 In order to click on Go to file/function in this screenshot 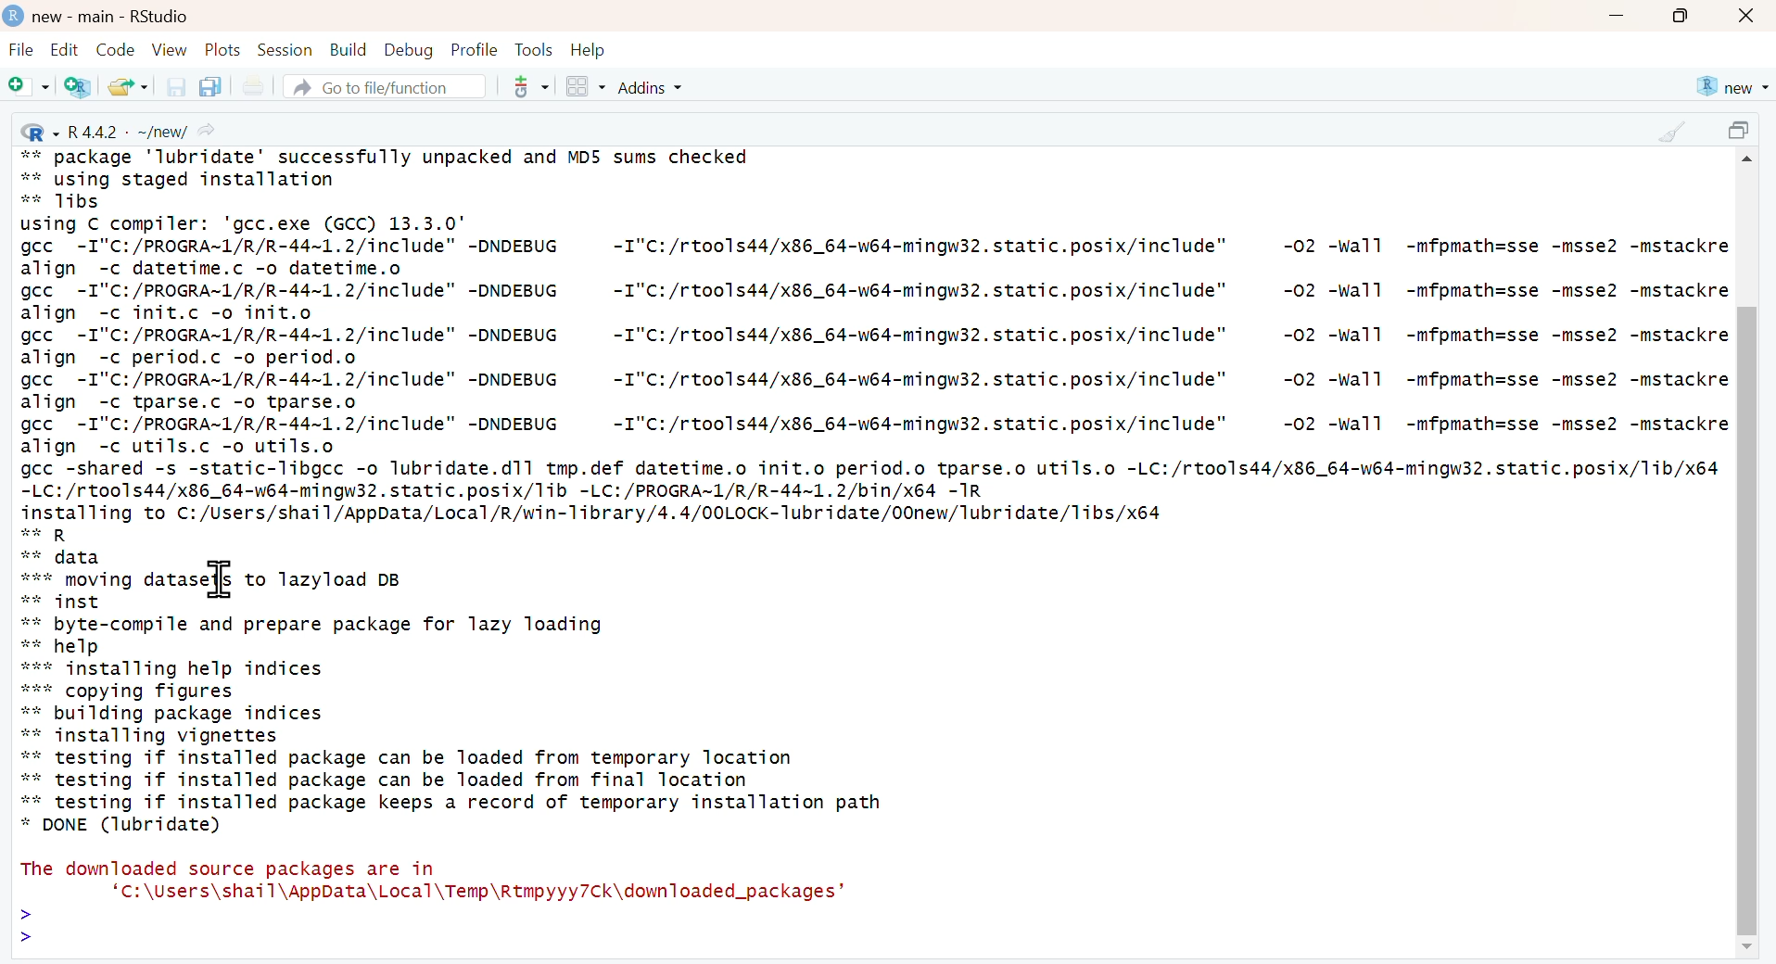, I will do `click(383, 86)`.